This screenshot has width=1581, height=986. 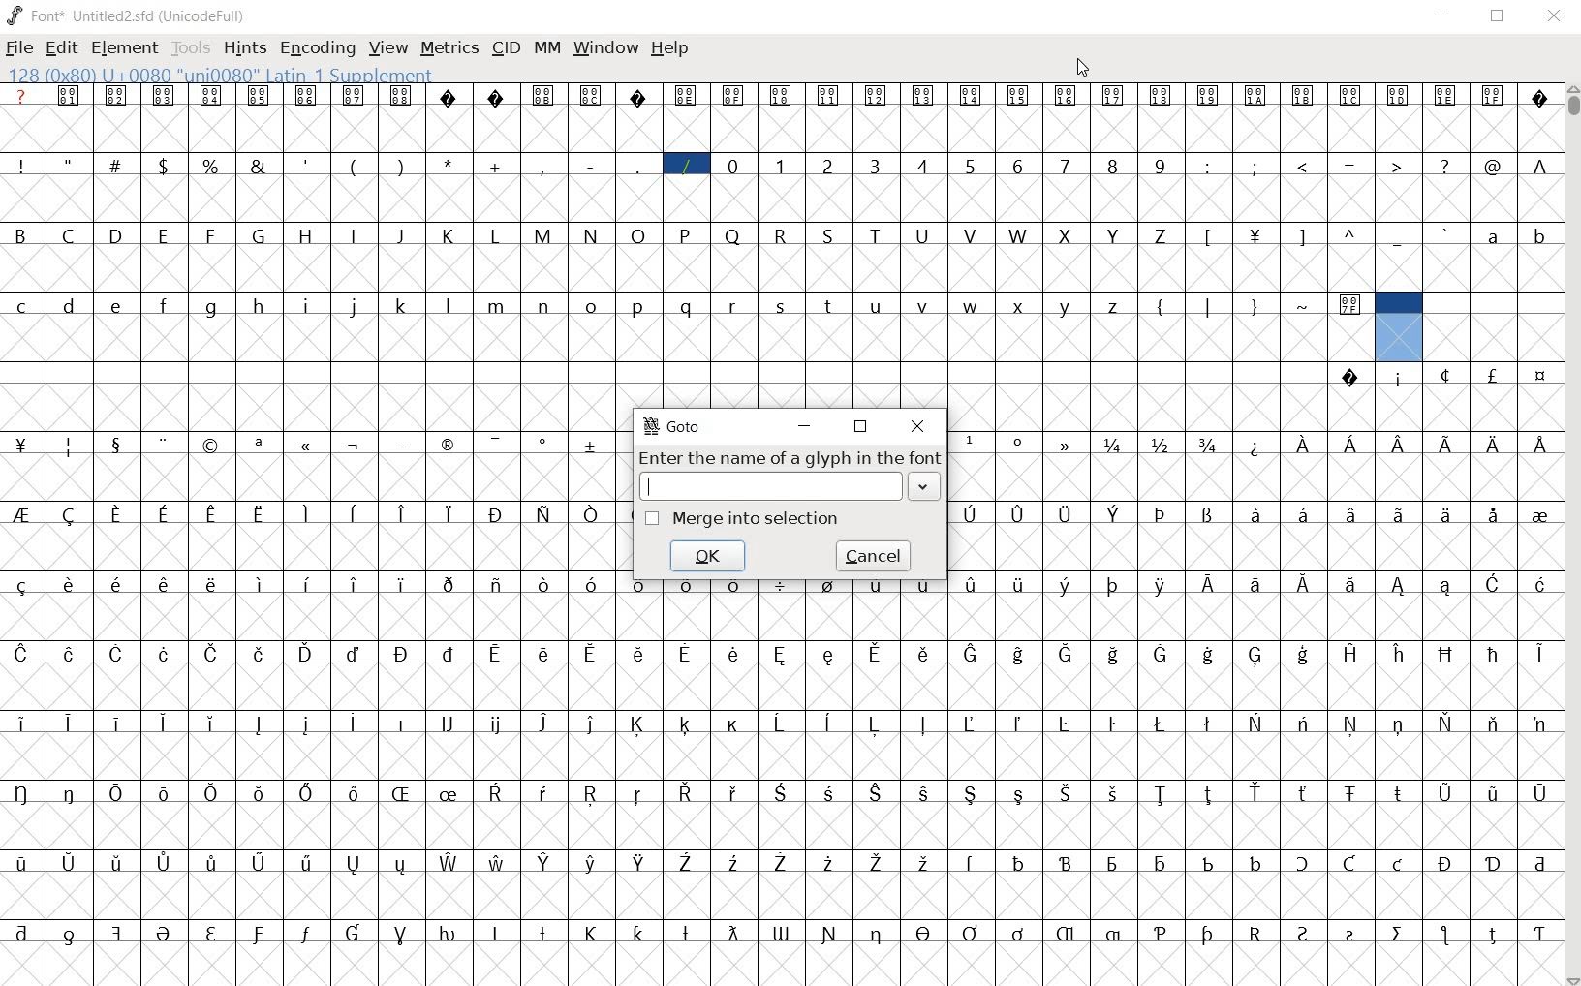 What do you see at coordinates (1494, 652) in the screenshot?
I see `Symbol` at bounding box center [1494, 652].